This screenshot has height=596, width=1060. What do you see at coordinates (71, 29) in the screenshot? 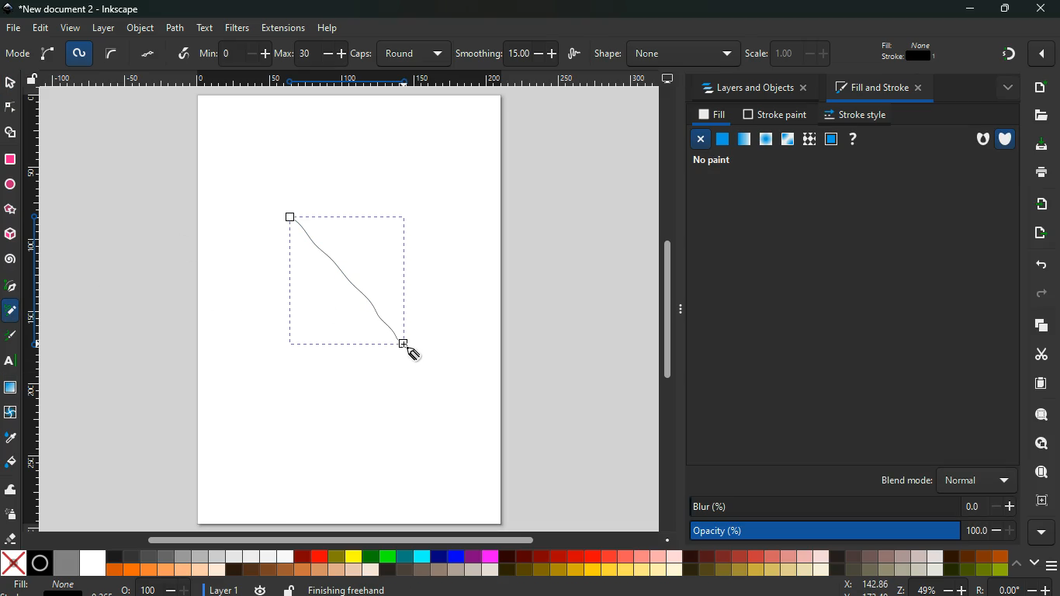
I see `view` at bounding box center [71, 29].